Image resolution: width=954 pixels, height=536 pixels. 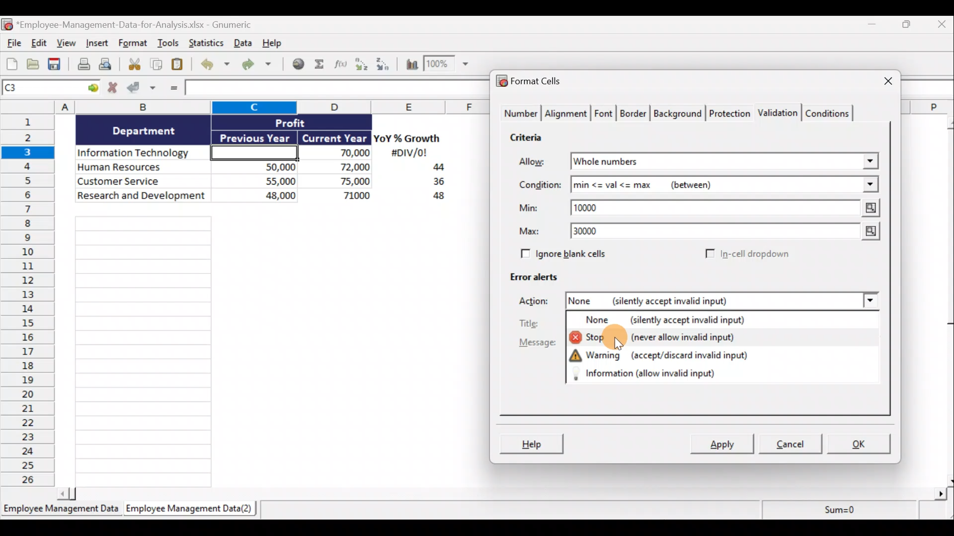 What do you see at coordinates (38, 44) in the screenshot?
I see `Edit` at bounding box center [38, 44].